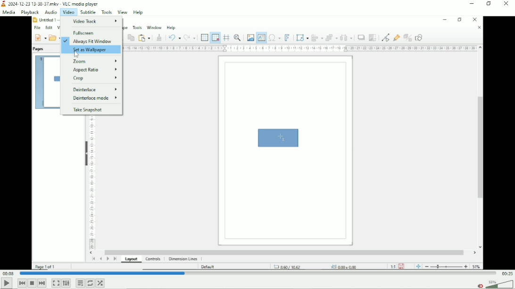  Describe the element at coordinates (495, 284) in the screenshot. I see `Volume` at that location.